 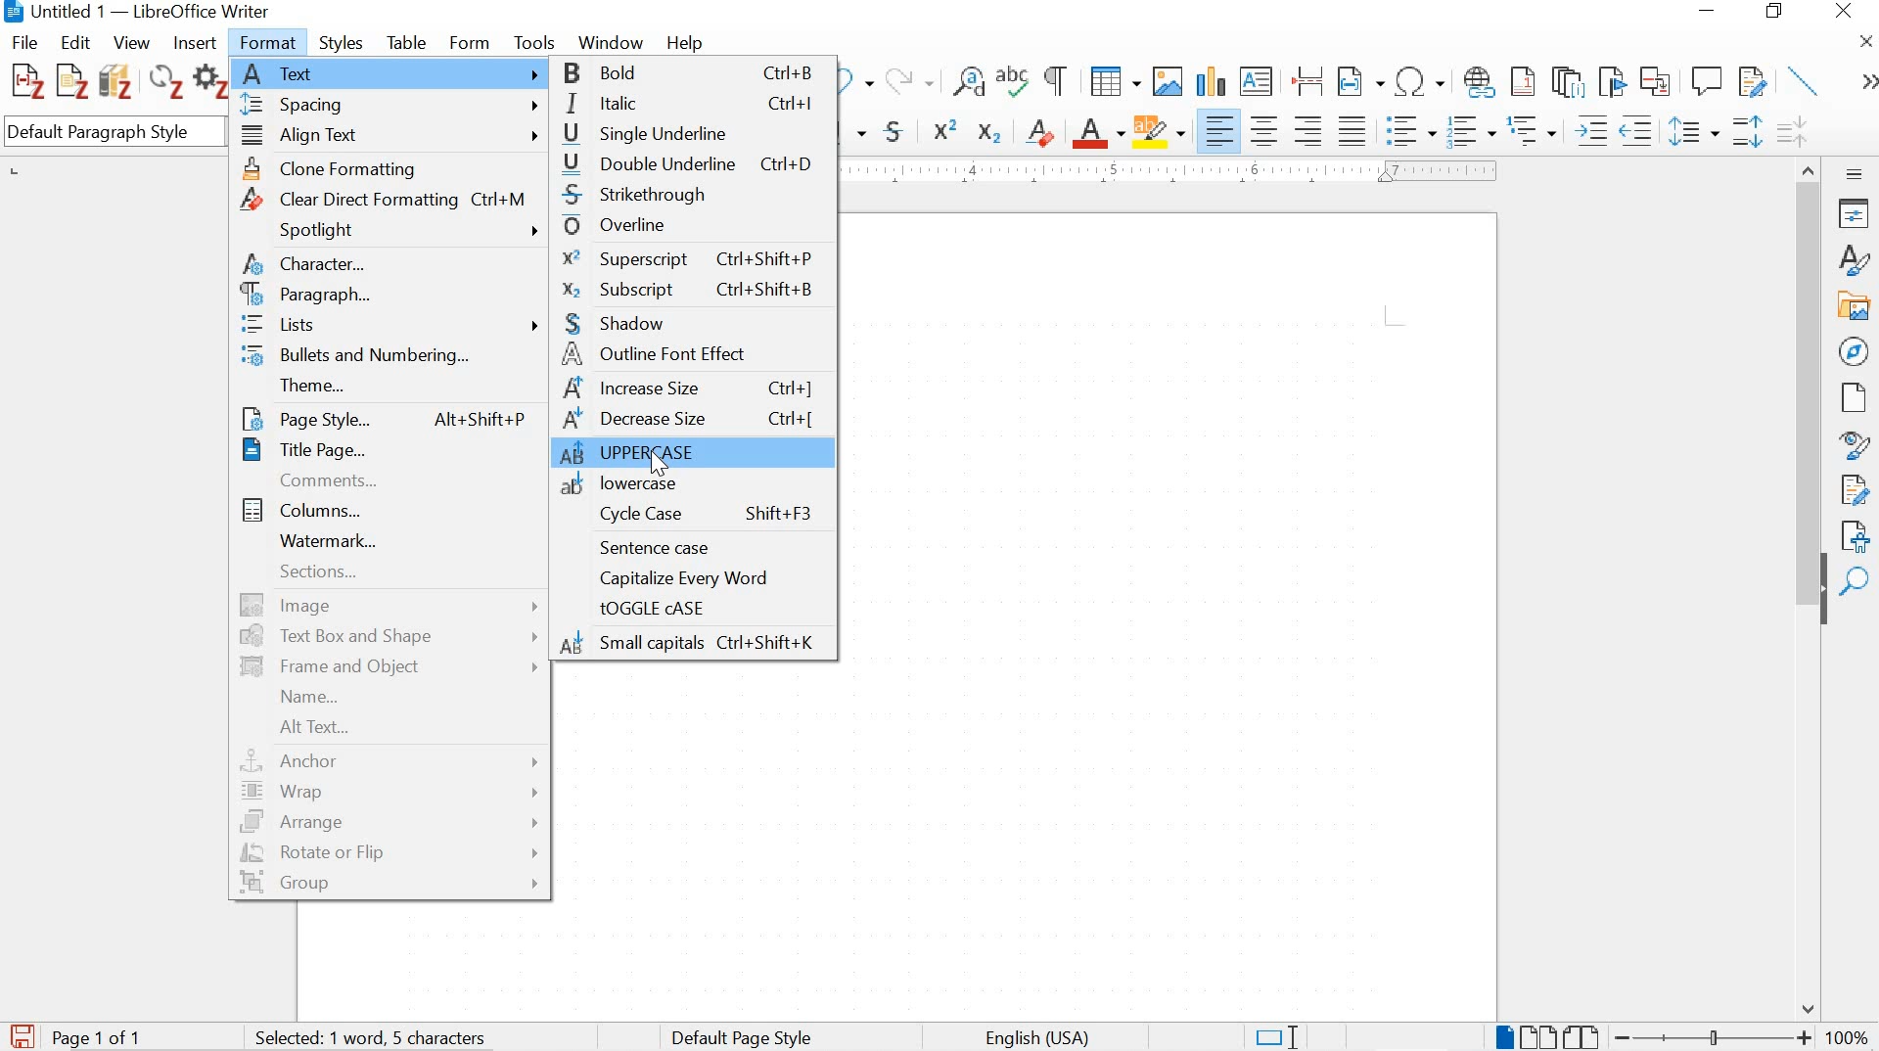 What do you see at coordinates (1264, 130) in the screenshot?
I see `align center` at bounding box center [1264, 130].